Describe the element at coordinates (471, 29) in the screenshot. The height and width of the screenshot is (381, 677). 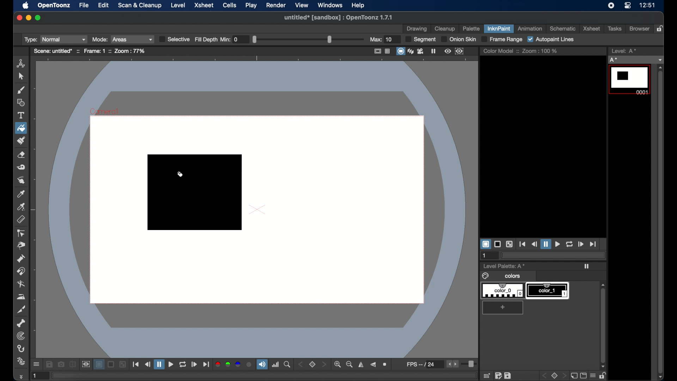
I see `palette` at that location.